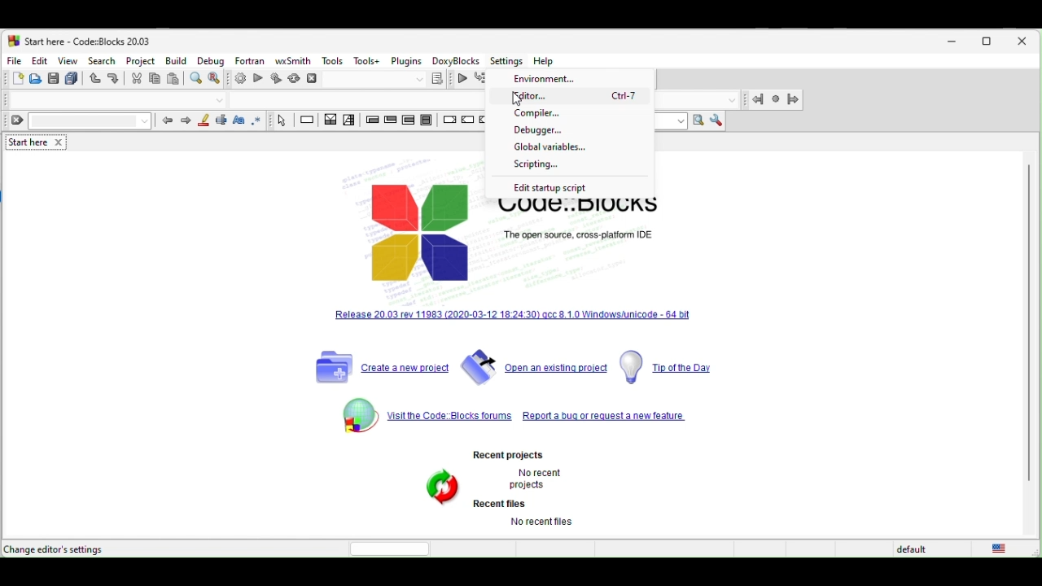 The width and height of the screenshot is (1042, 586). What do you see at coordinates (554, 165) in the screenshot?
I see `scripting` at bounding box center [554, 165].